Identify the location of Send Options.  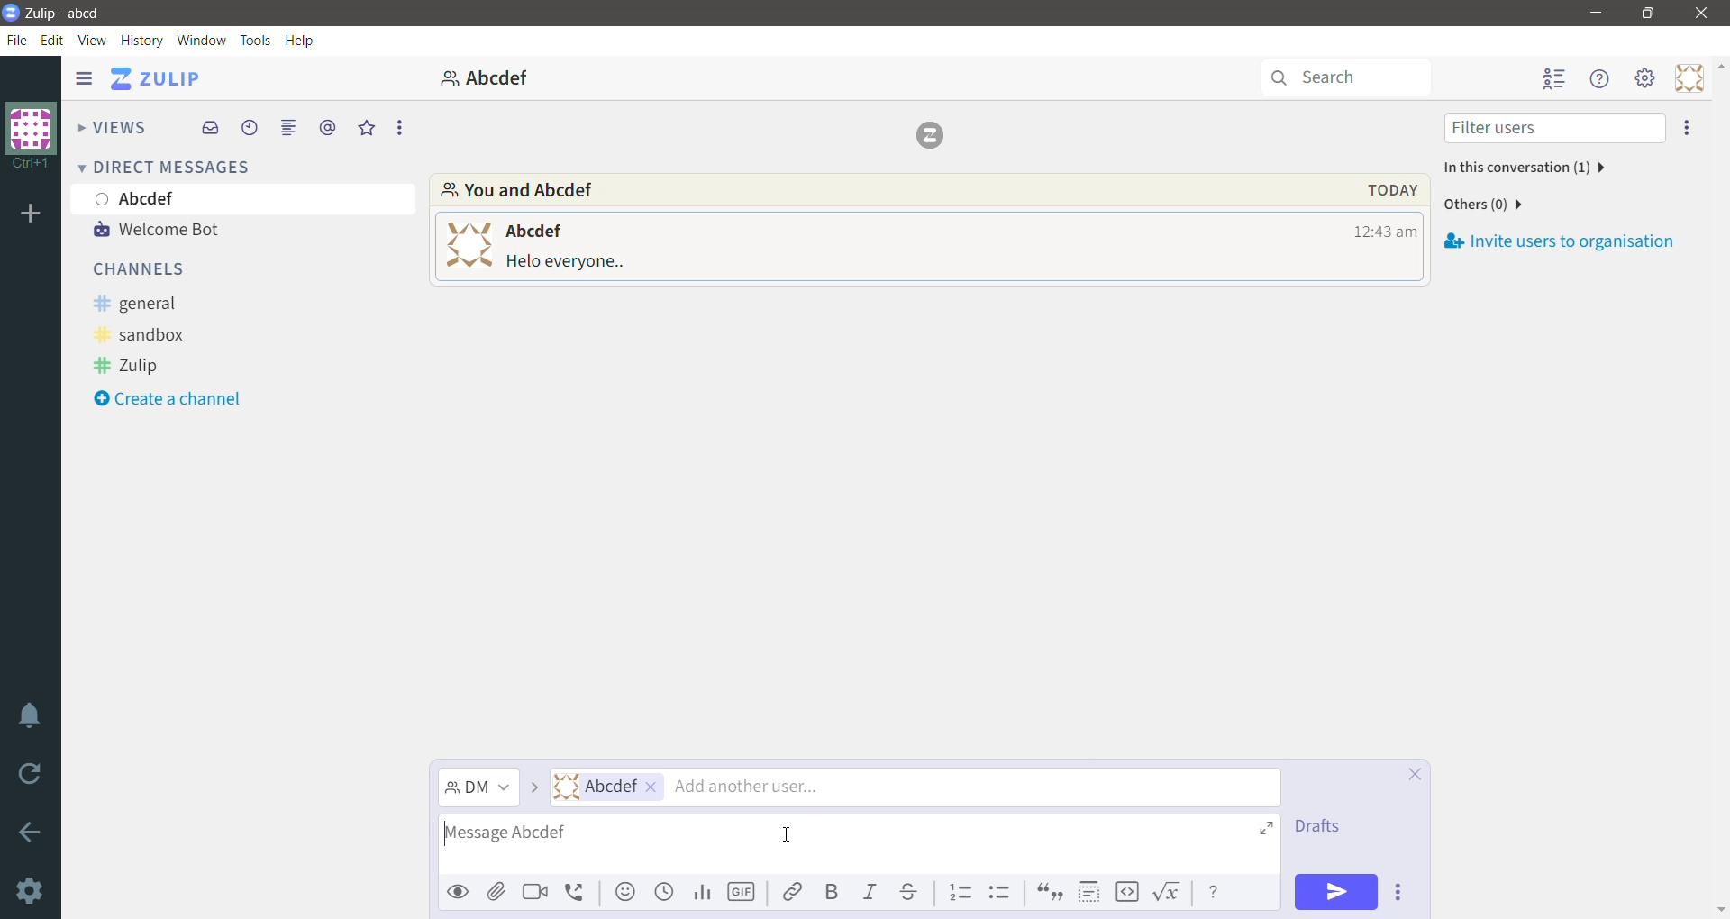
(1398, 891).